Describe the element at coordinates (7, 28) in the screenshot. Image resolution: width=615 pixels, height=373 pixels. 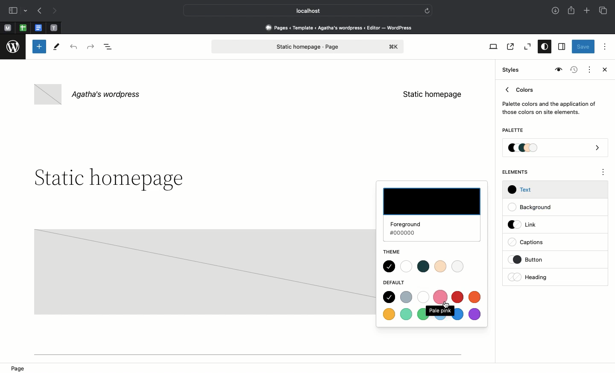
I see `Pinned tab` at that location.